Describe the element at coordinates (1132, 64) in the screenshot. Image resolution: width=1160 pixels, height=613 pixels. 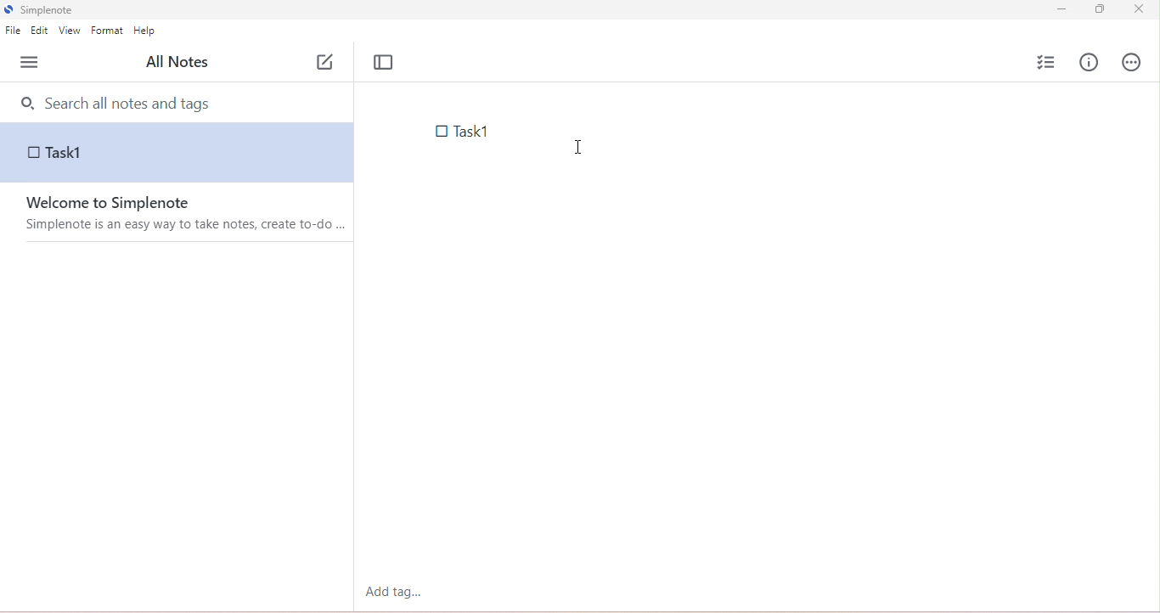
I see `actions` at that location.